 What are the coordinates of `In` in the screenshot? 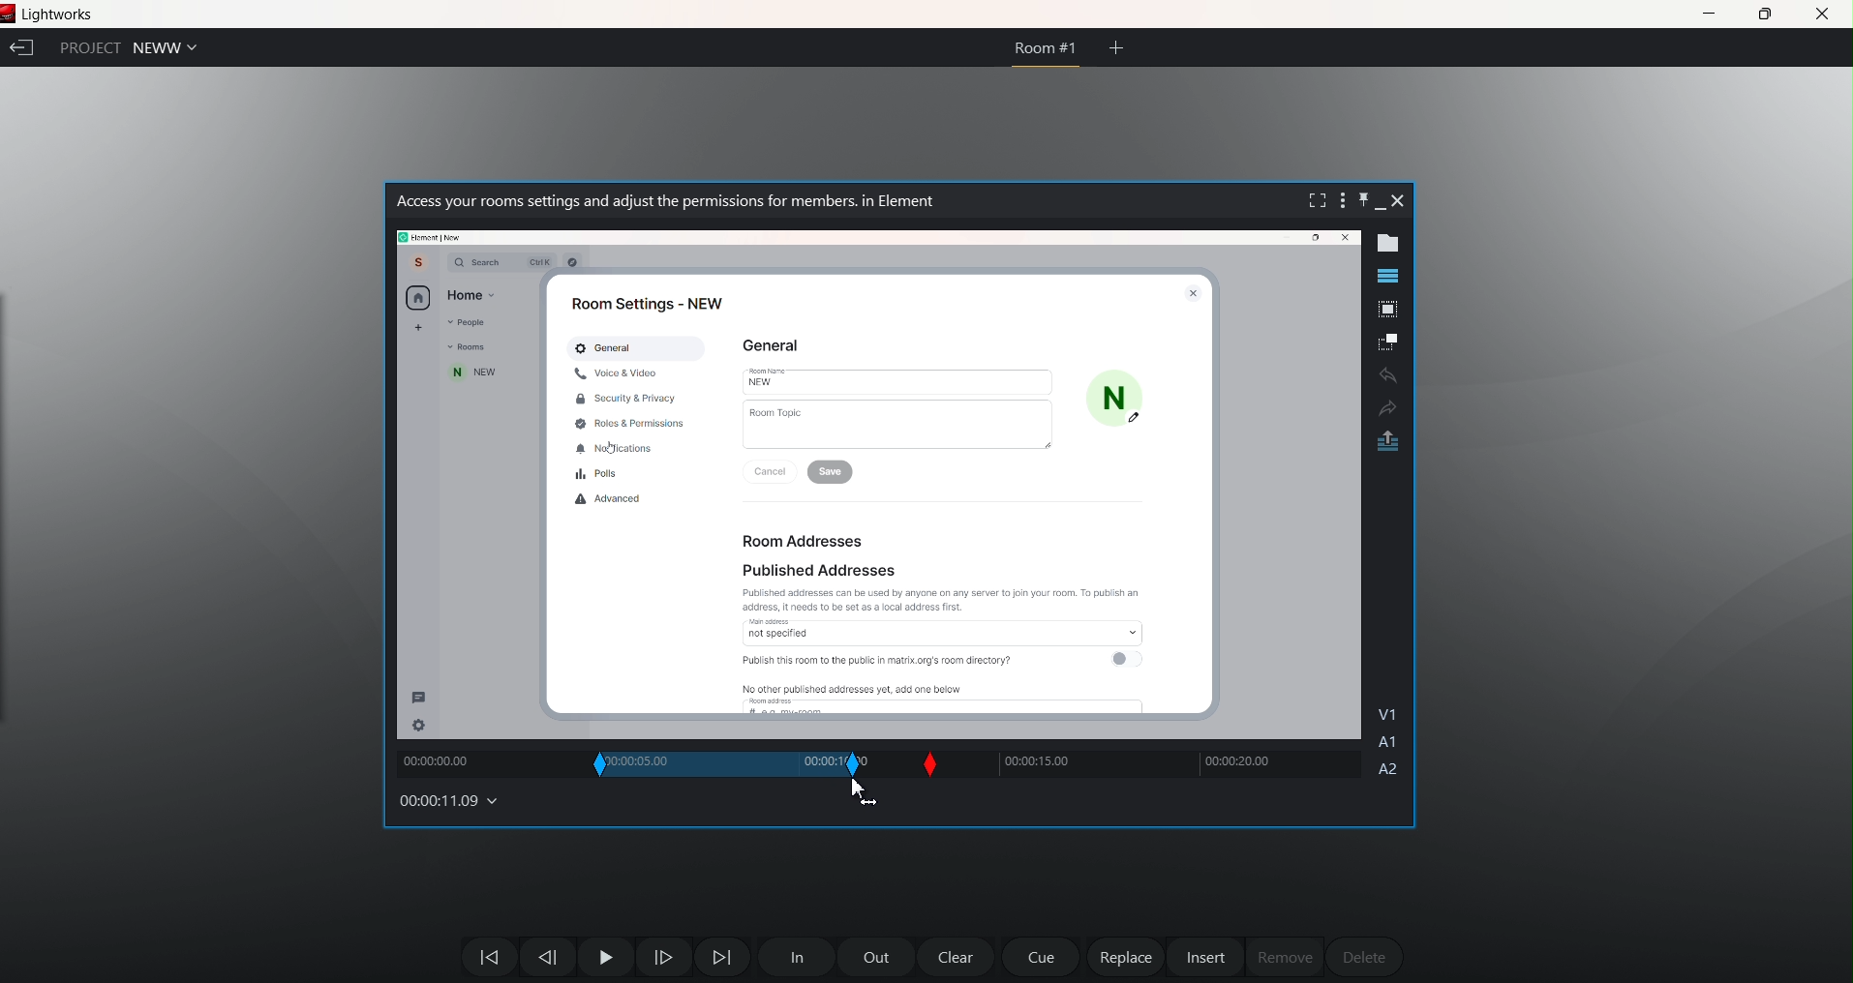 It's located at (795, 955).